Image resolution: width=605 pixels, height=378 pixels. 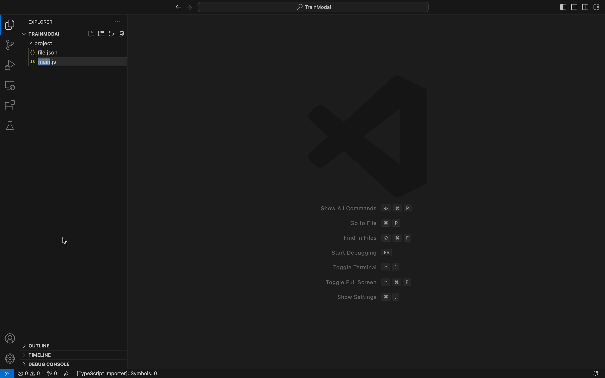 I want to click on file.json, so click(x=74, y=53).